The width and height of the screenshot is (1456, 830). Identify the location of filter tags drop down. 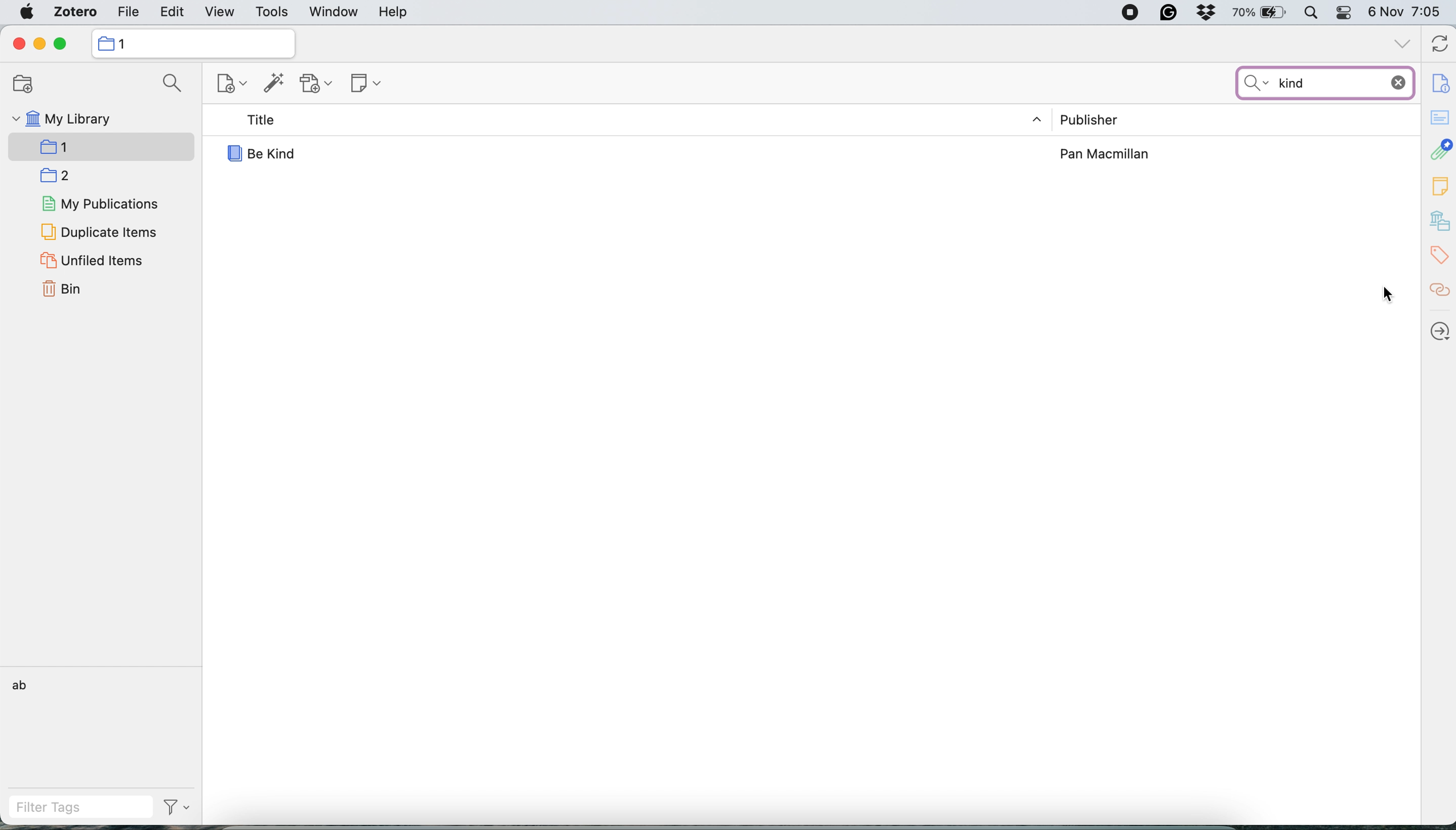
(180, 807).